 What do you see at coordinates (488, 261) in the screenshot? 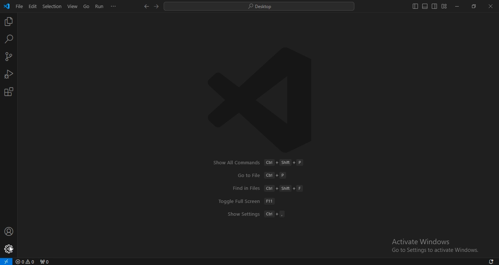
I see `1 new notification` at bounding box center [488, 261].